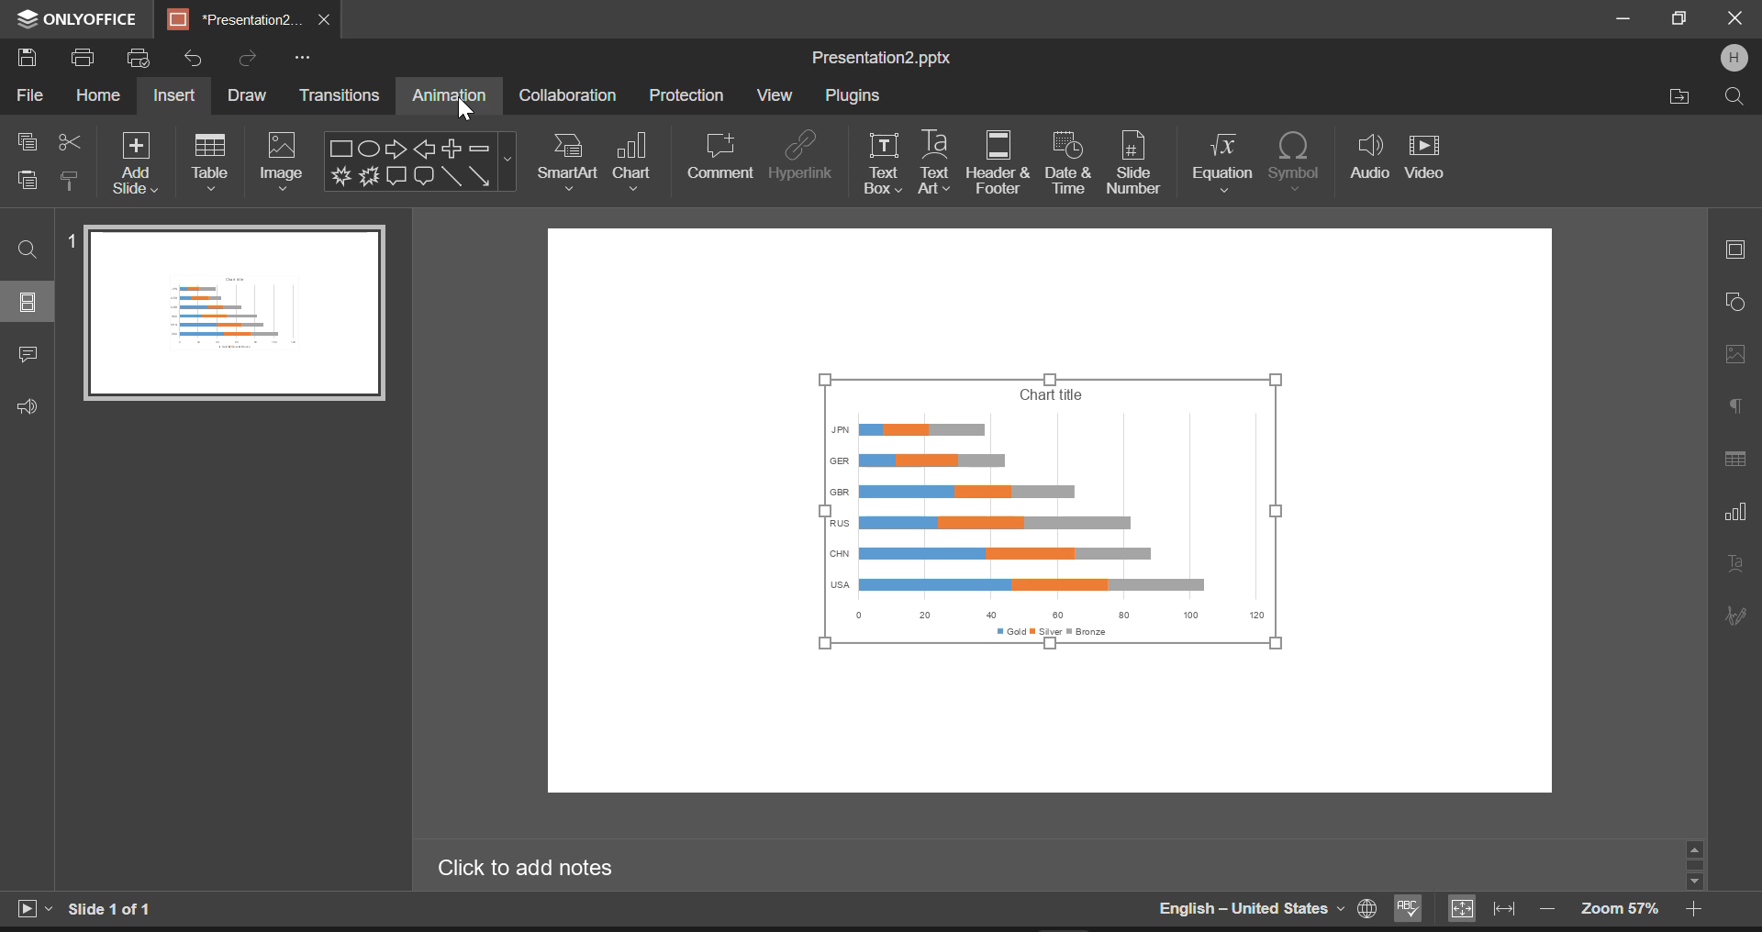 This screenshot has height=932, width=1762. Describe the element at coordinates (1735, 402) in the screenshot. I see `Paragraph Settings` at that location.